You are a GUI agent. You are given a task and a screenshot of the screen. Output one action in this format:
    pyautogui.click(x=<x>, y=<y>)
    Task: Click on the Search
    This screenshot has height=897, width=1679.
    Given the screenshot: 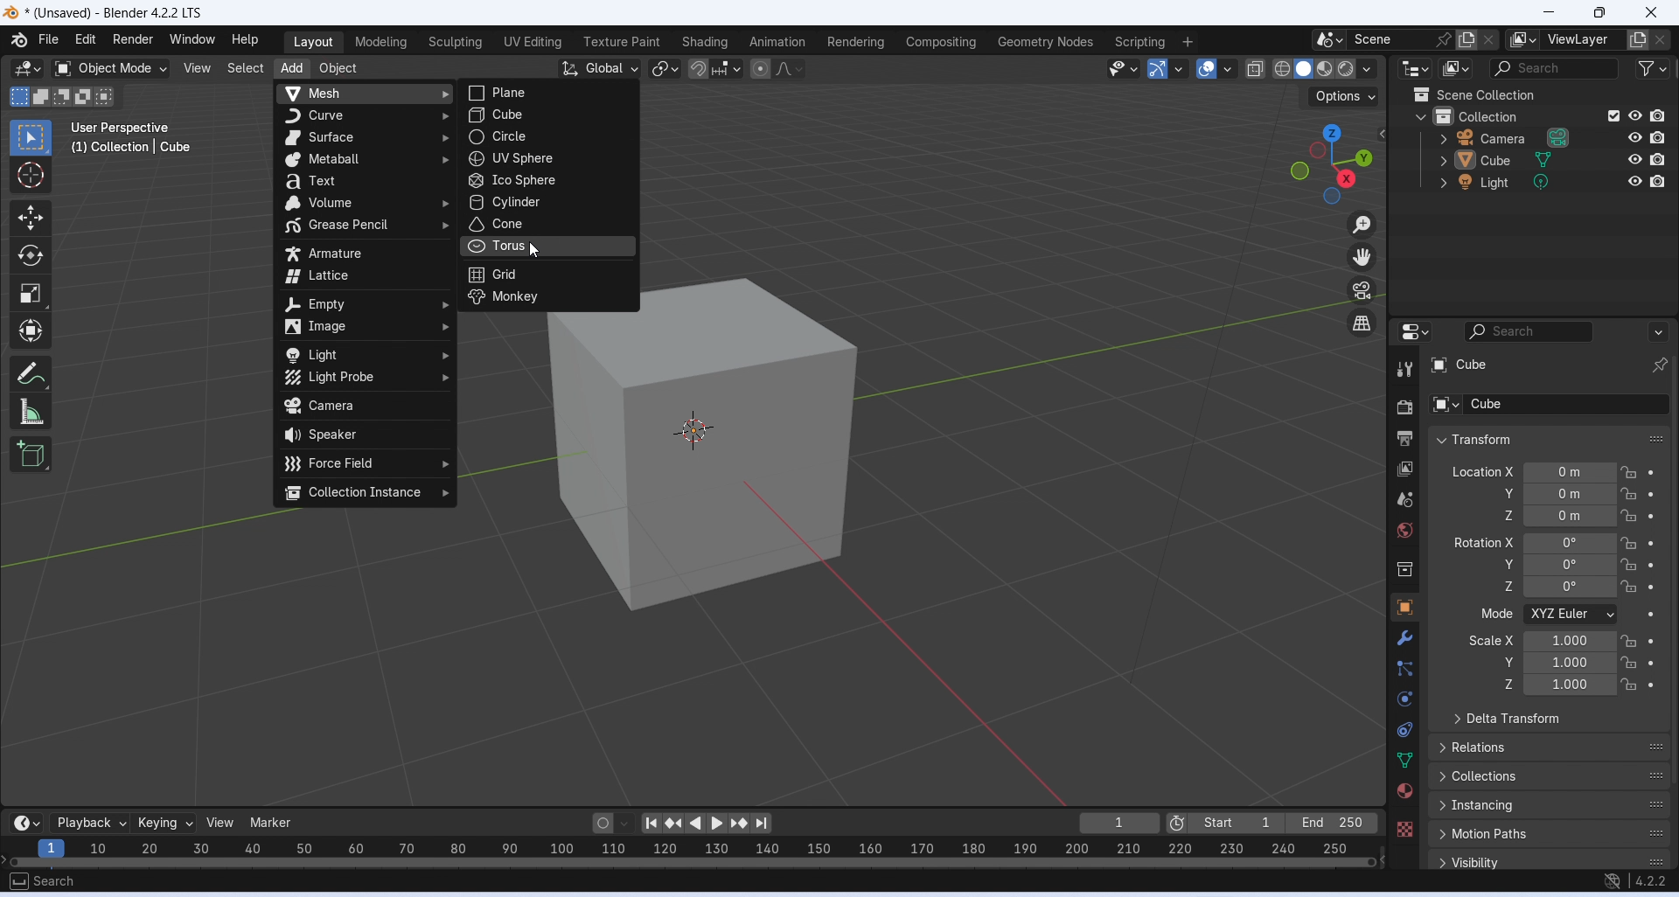 What is the action you would take?
    pyautogui.click(x=1565, y=331)
    